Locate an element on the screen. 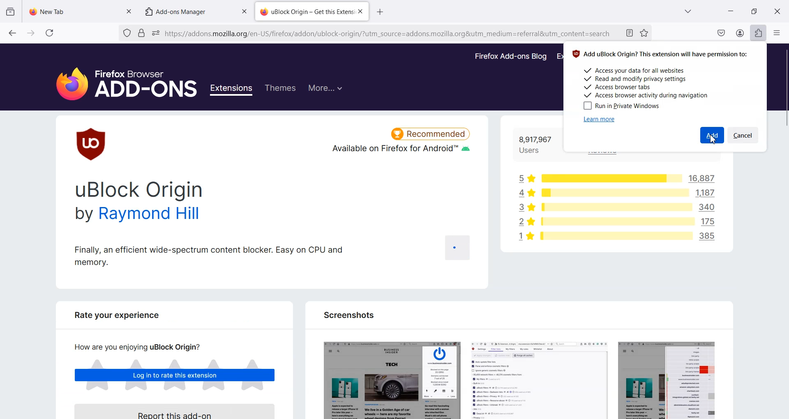  Learn More is located at coordinates (600, 119).